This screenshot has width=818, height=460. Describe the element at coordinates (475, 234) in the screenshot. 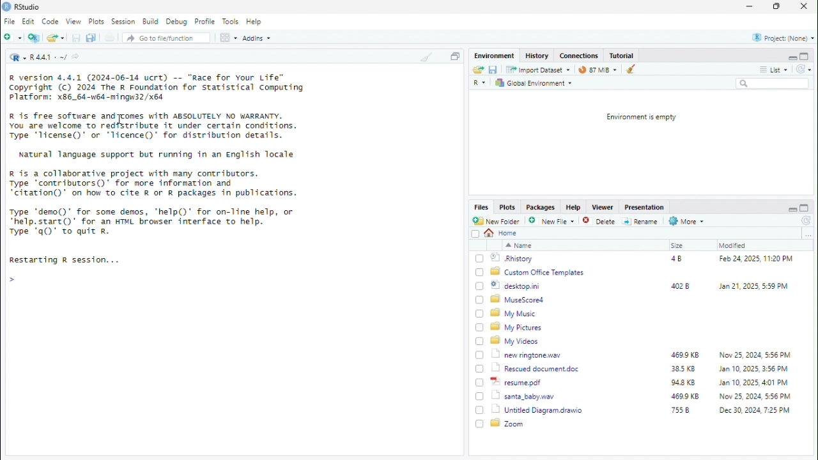

I see `Checkbox` at that location.